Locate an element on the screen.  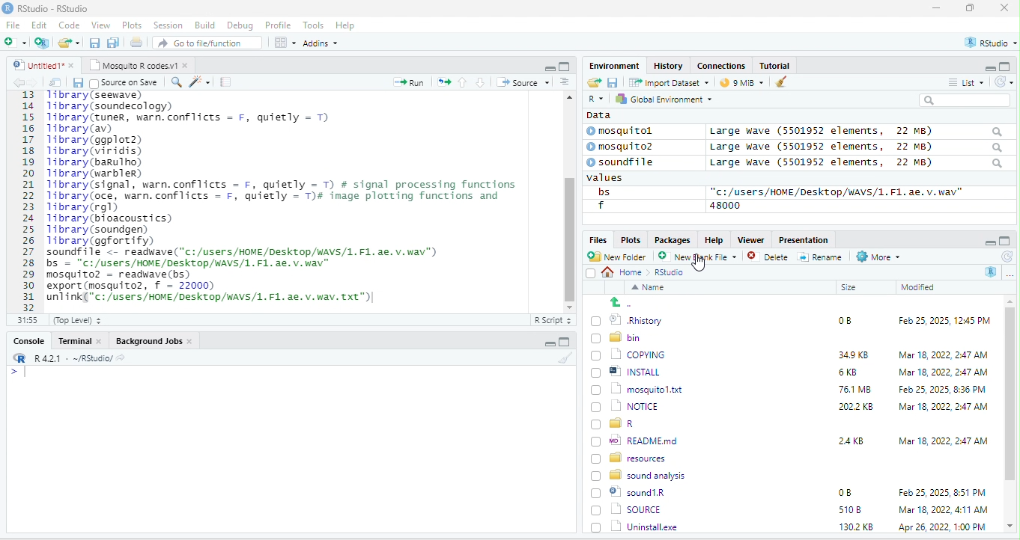
save is located at coordinates (96, 43).